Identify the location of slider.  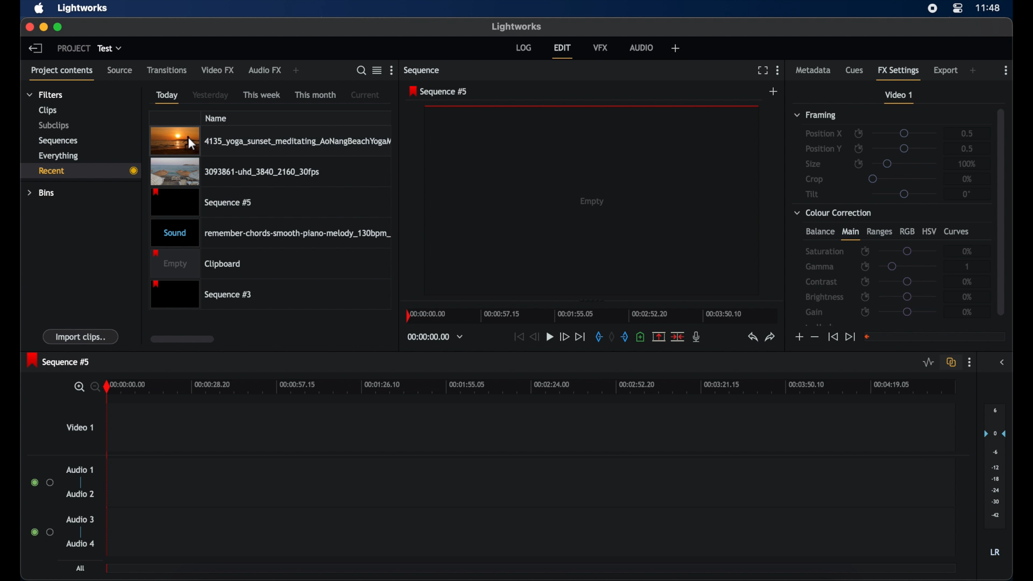
(903, 133).